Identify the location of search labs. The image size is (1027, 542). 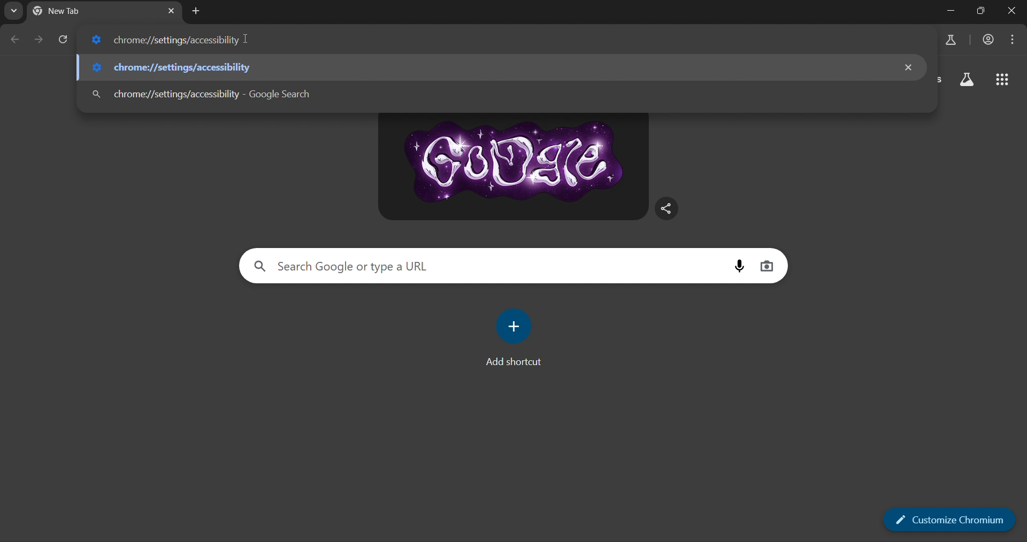
(949, 40).